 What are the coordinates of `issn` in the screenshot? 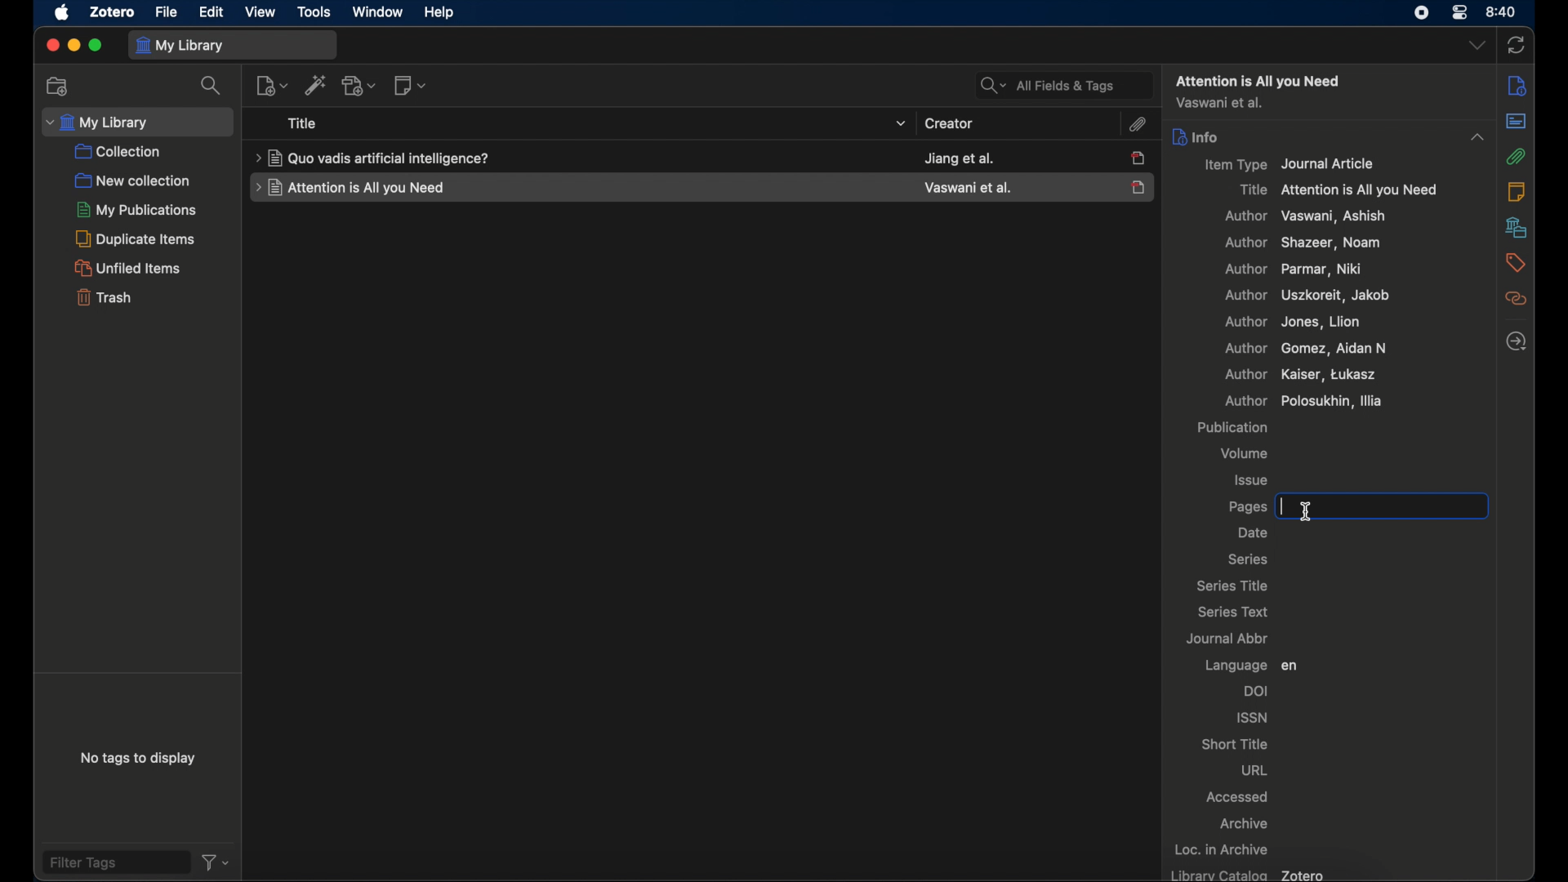 It's located at (1251, 716).